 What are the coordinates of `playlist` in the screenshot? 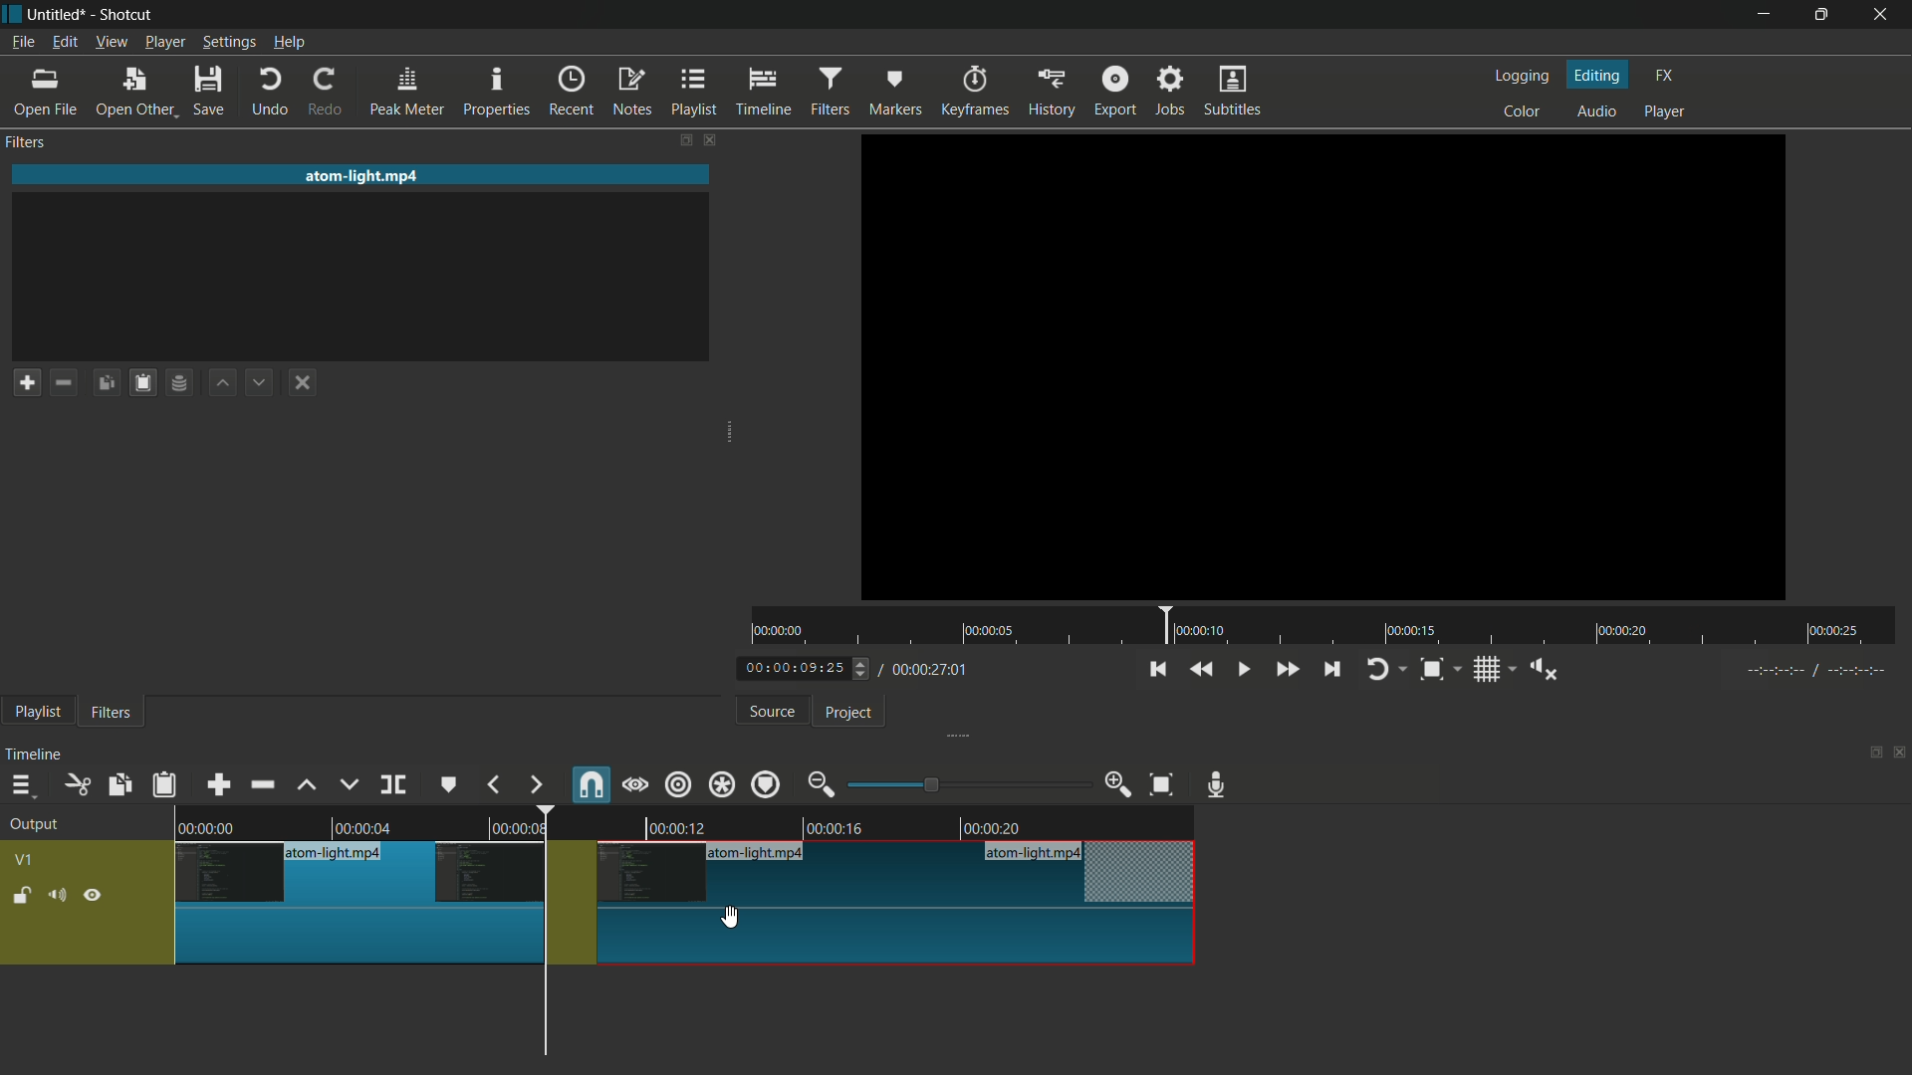 It's located at (695, 93).